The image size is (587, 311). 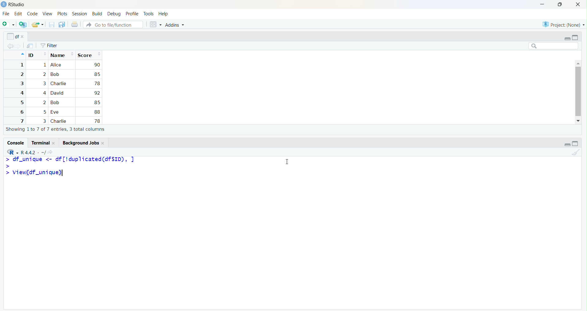 I want to click on Edit, so click(x=18, y=13).